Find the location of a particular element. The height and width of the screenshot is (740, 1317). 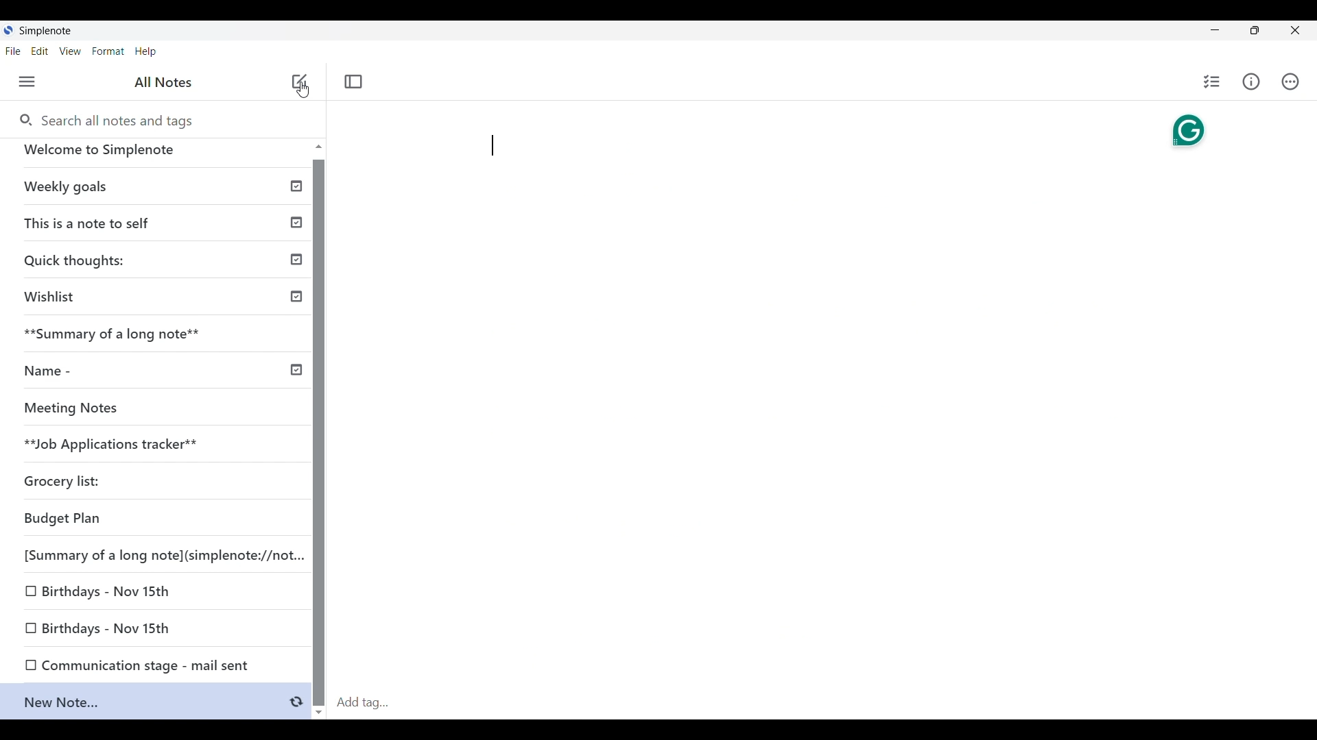

Unpublished note is located at coordinates (63, 486).